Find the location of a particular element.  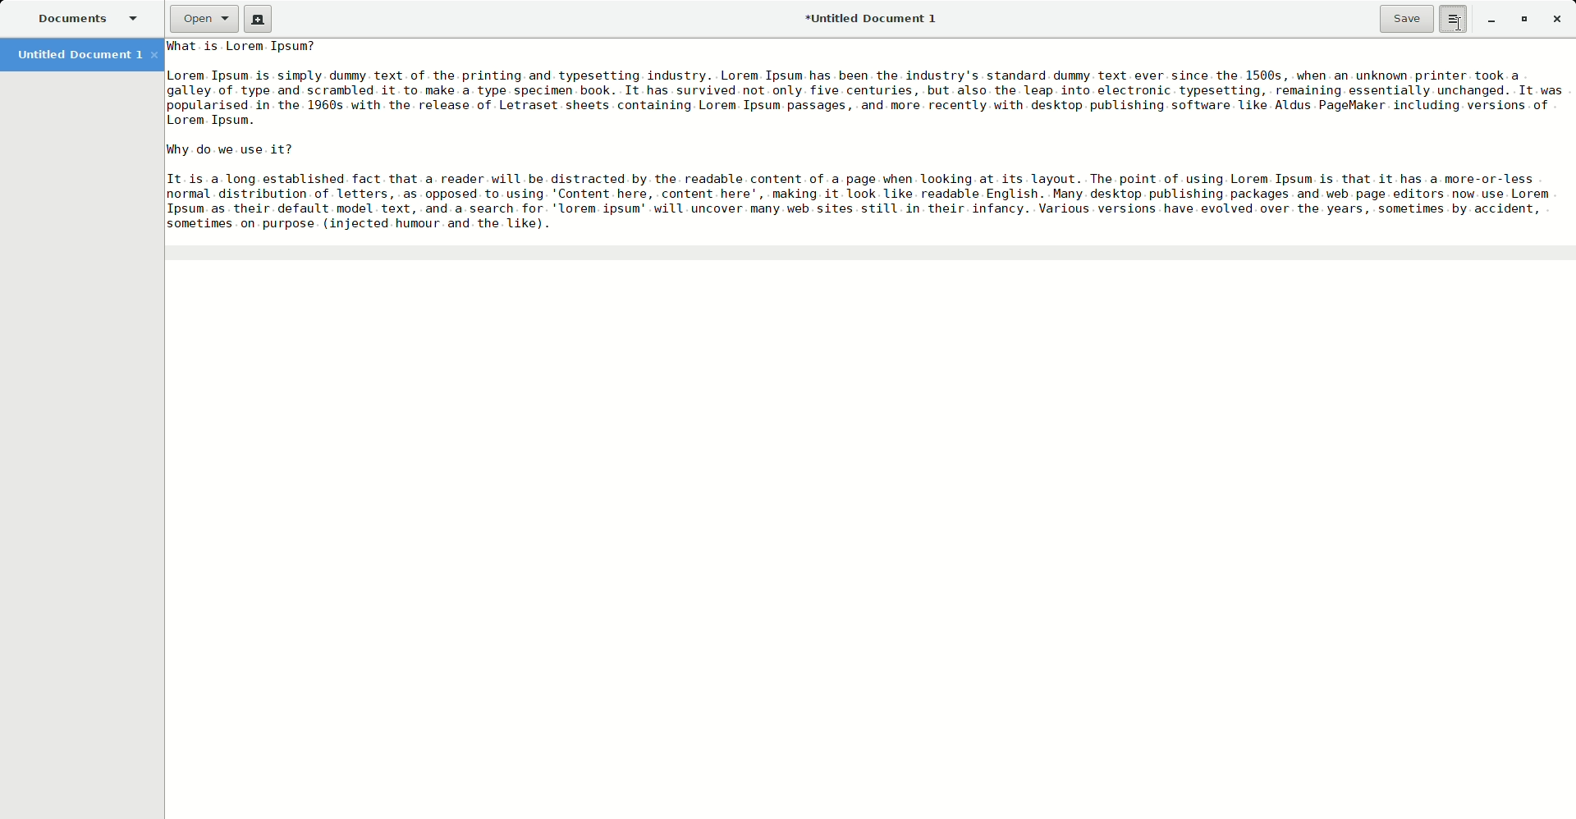

Close is located at coordinates (1556, 18).